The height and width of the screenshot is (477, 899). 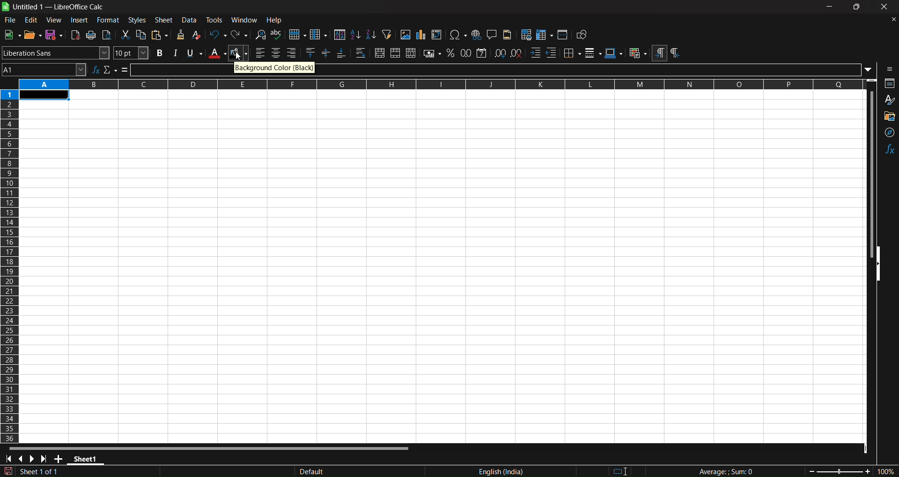 I want to click on sheet, so click(x=165, y=20).